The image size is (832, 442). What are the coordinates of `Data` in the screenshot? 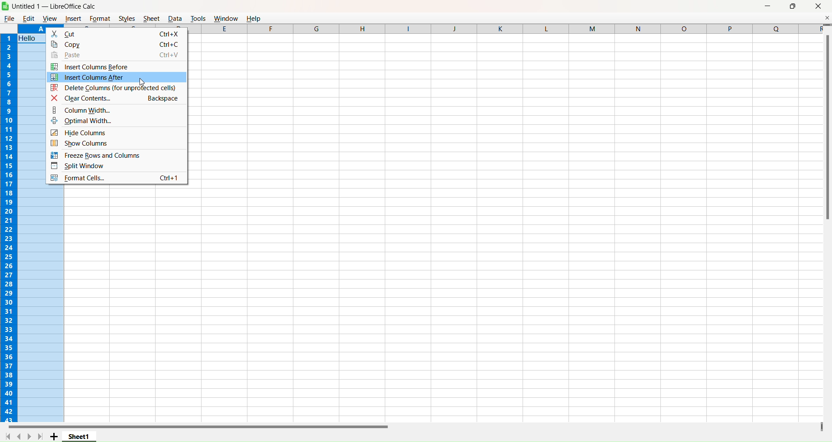 It's located at (175, 18).